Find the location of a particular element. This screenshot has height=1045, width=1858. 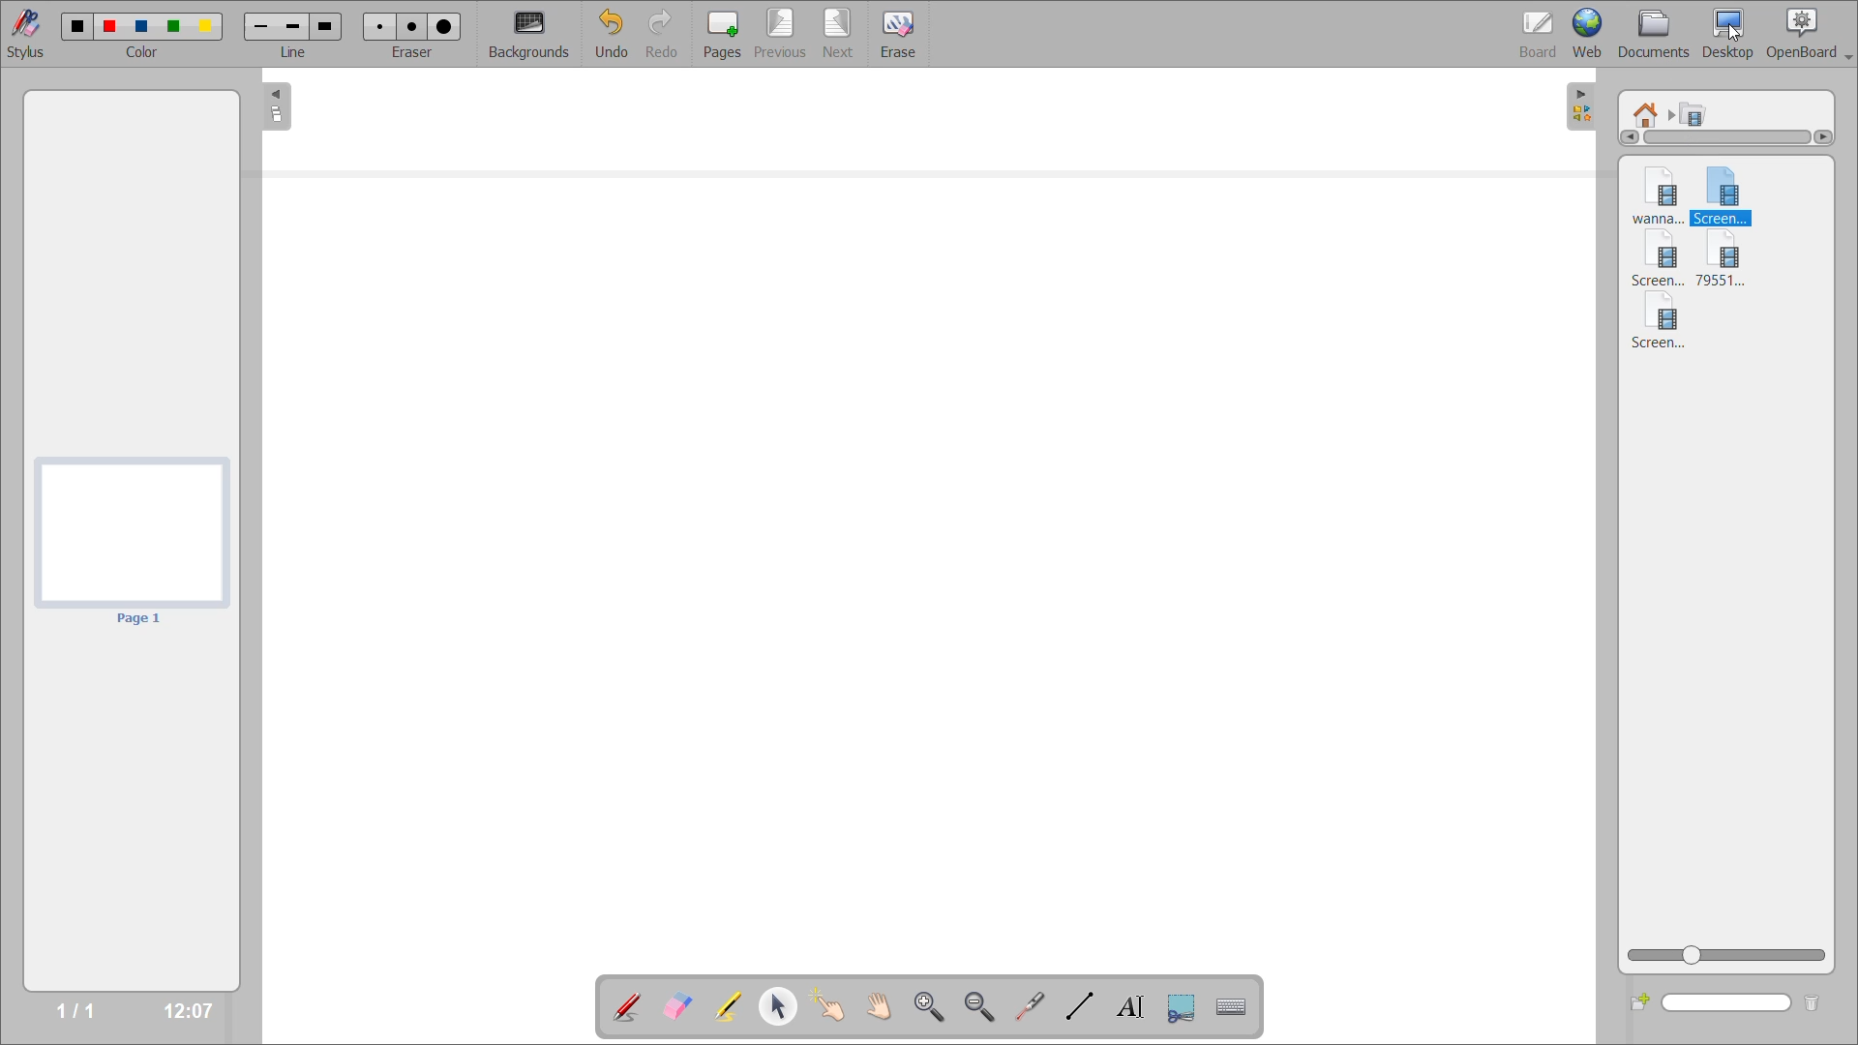

annotate document is located at coordinates (620, 1007).